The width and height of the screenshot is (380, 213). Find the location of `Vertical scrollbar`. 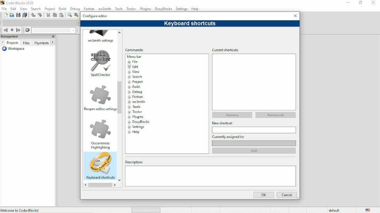

Vertical scrollbar is located at coordinates (120, 97).